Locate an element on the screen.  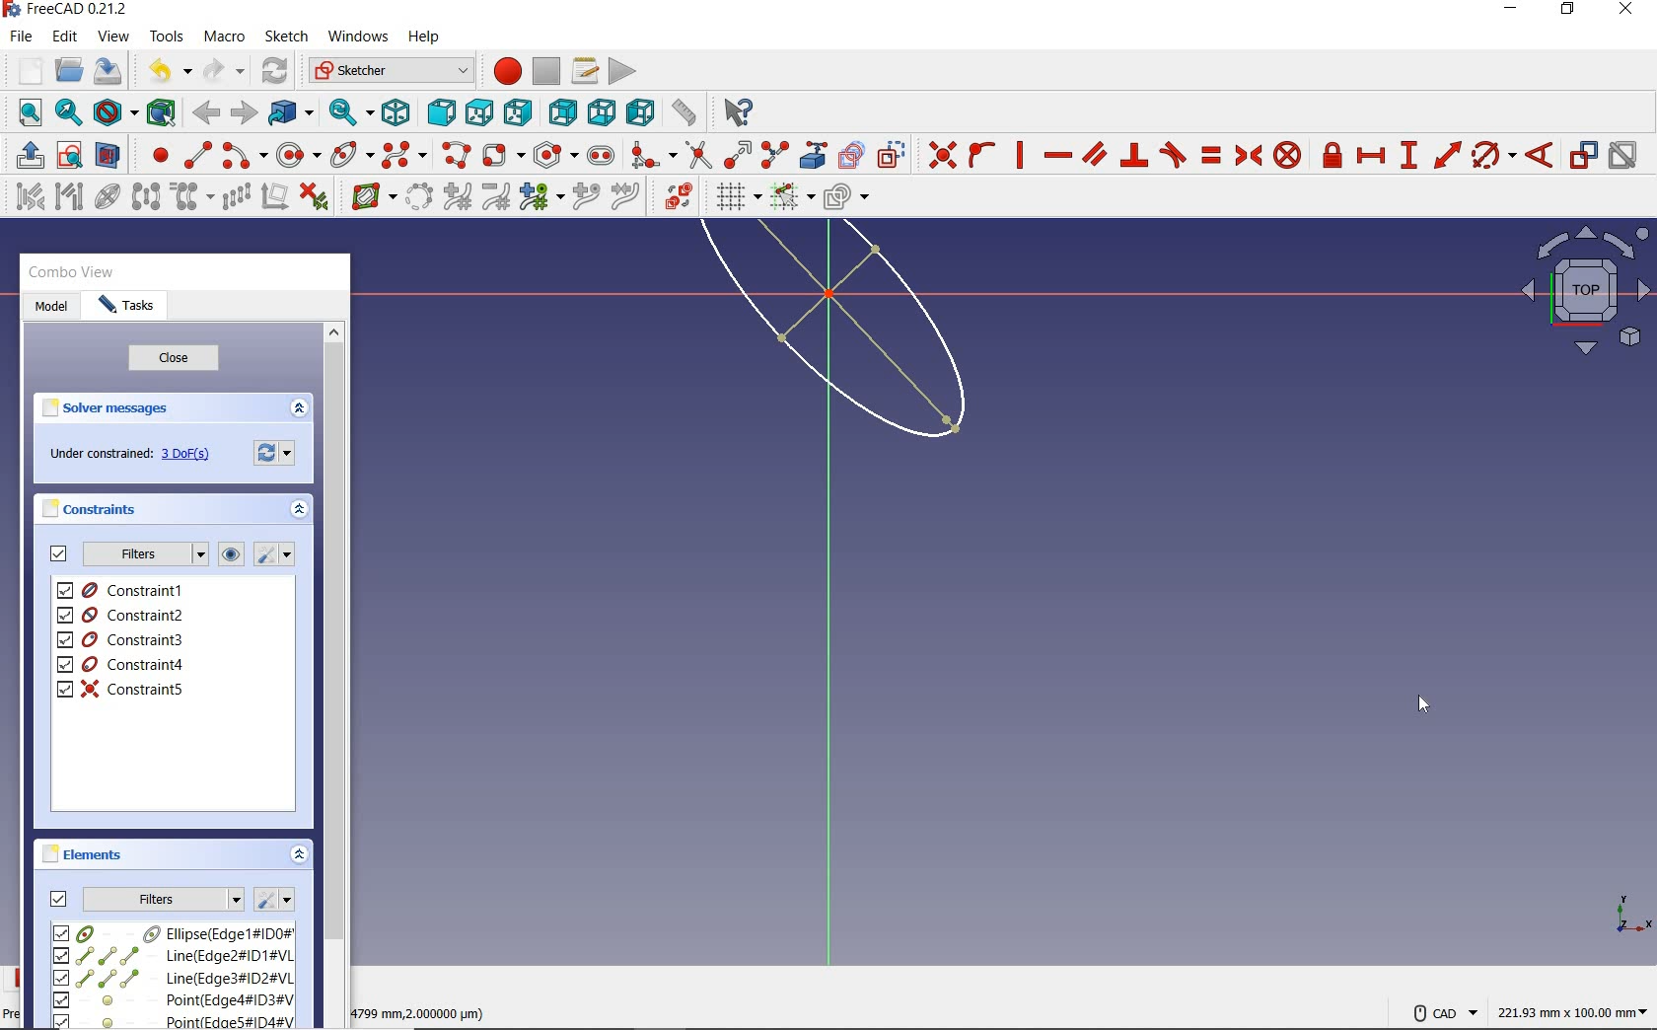
macro recording is located at coordinates (501, 70).